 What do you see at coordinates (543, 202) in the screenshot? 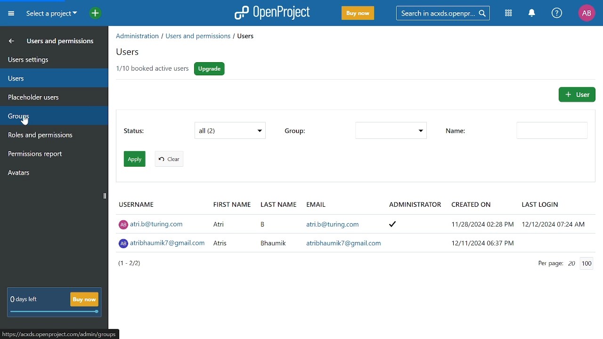
I see `last log in` at bounding box center [543, 202].